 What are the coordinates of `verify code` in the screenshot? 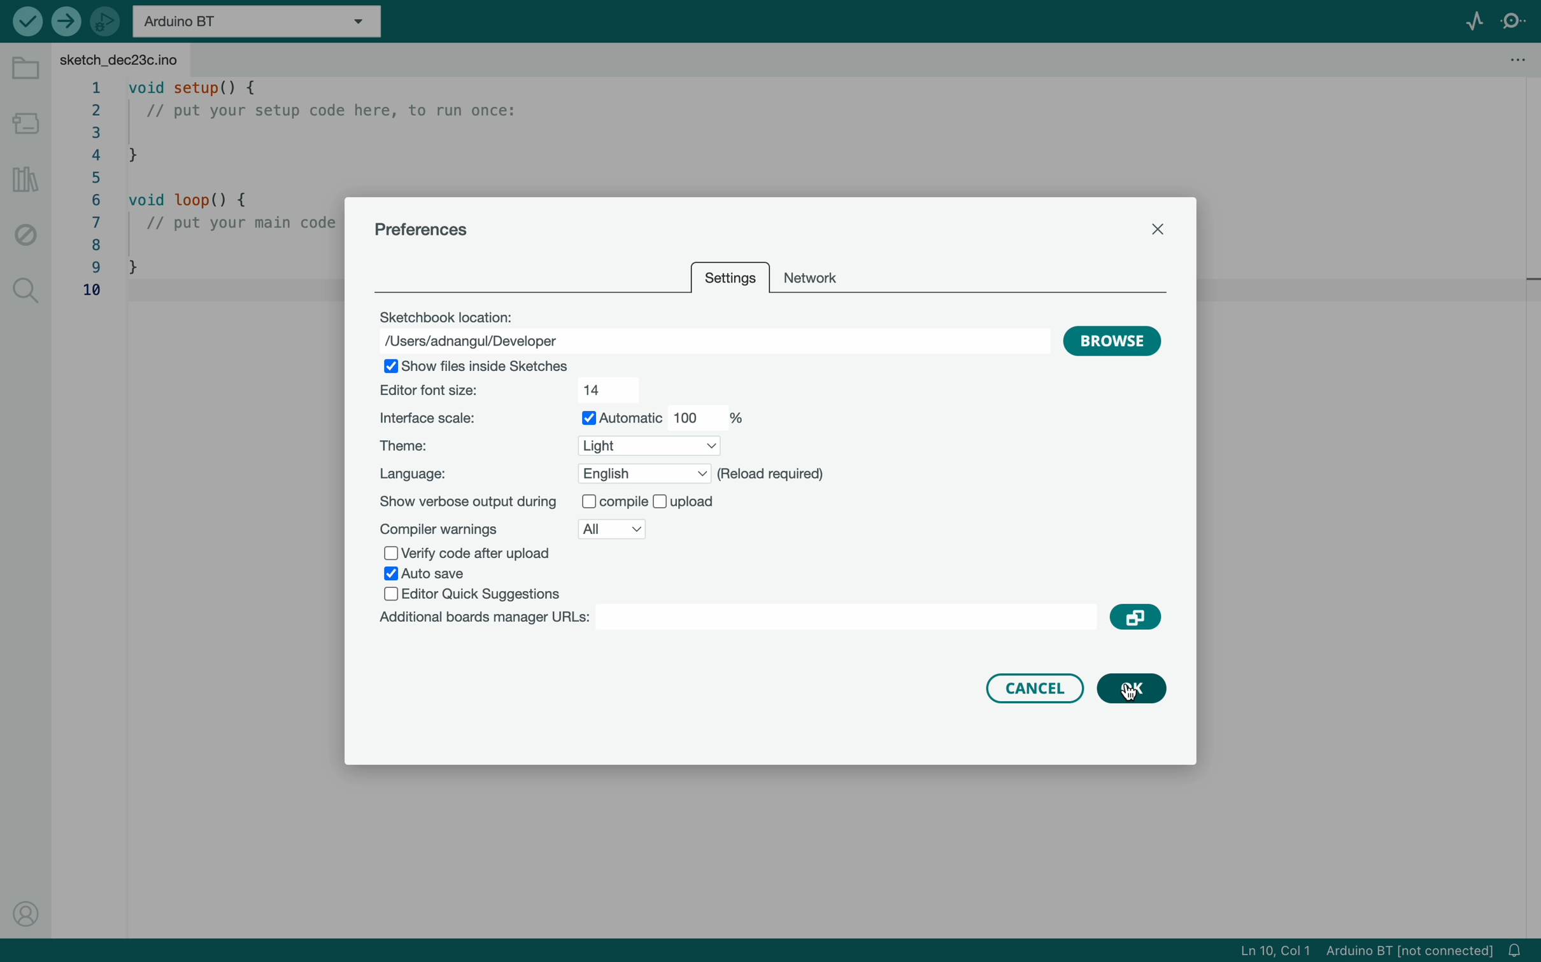 It's located at (490, 554).